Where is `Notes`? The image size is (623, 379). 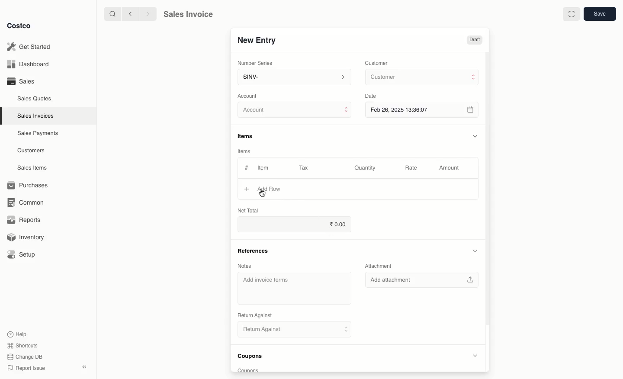
Notes is located at coordinates (244, 266).